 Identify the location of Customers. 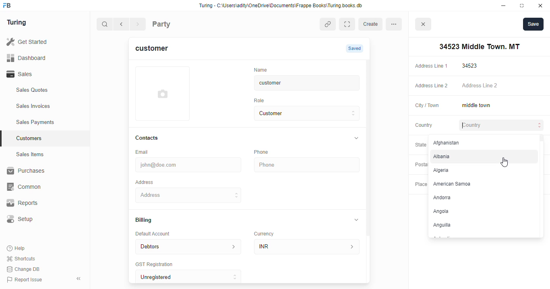
(50, 137).